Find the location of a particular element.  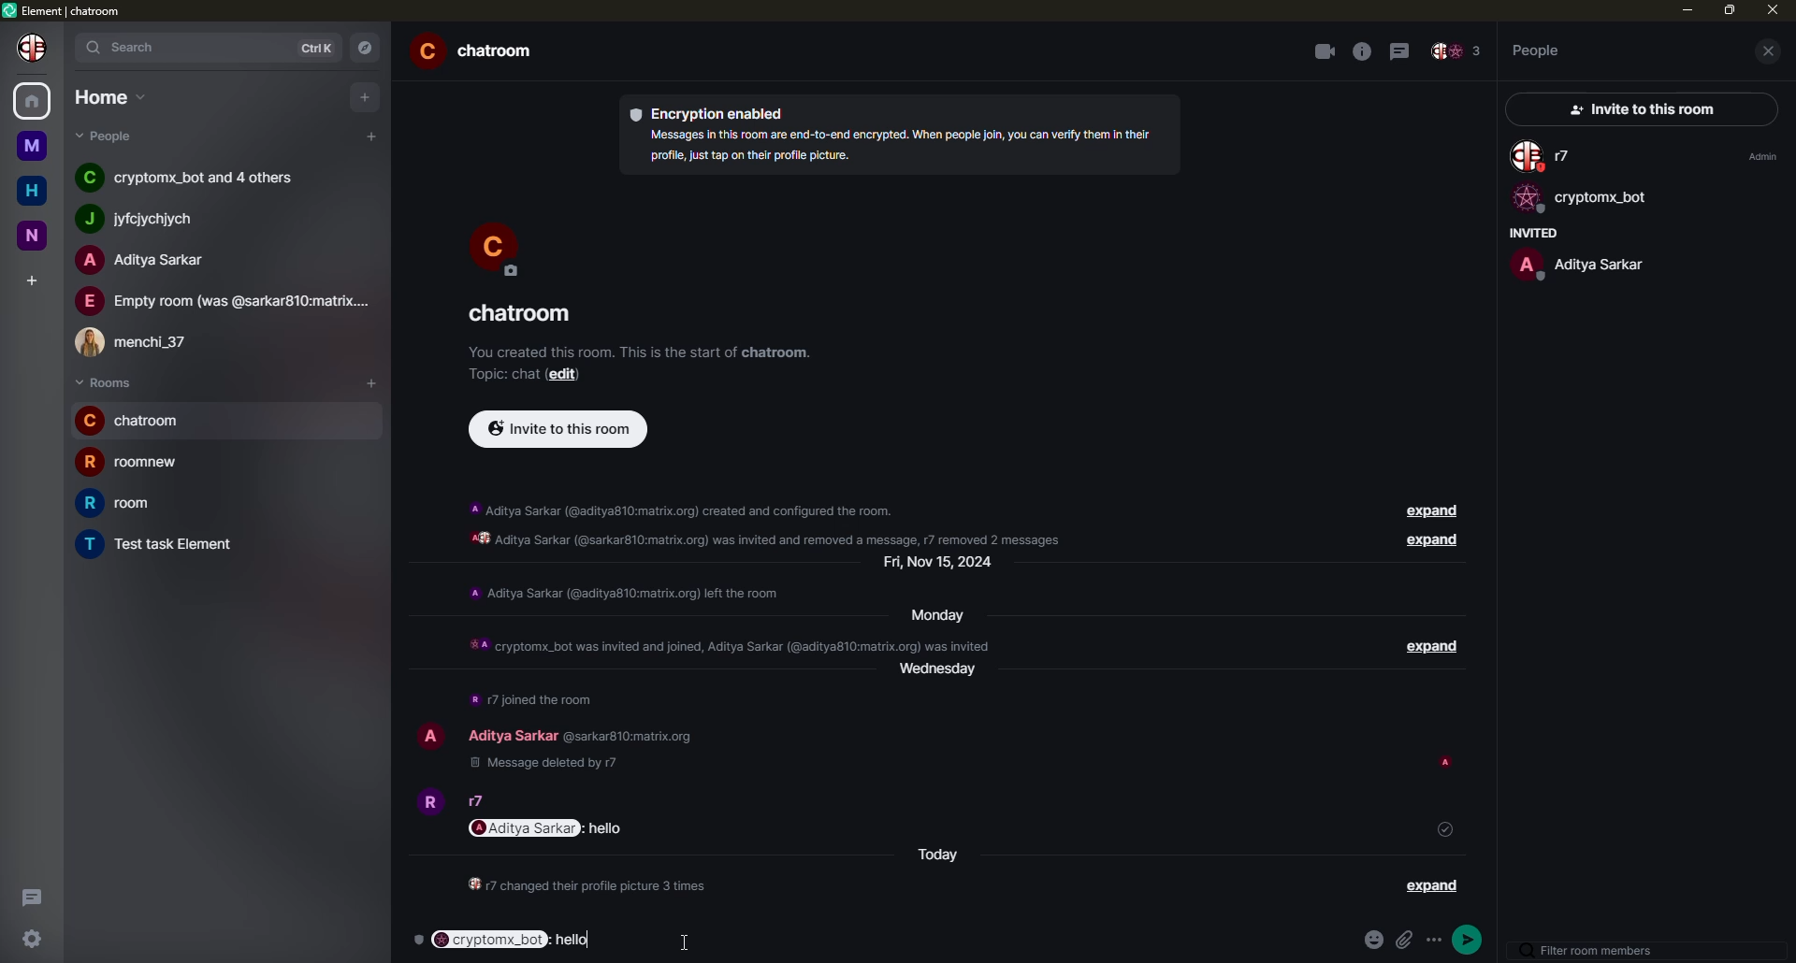

today is located at coordinates (940, 860).